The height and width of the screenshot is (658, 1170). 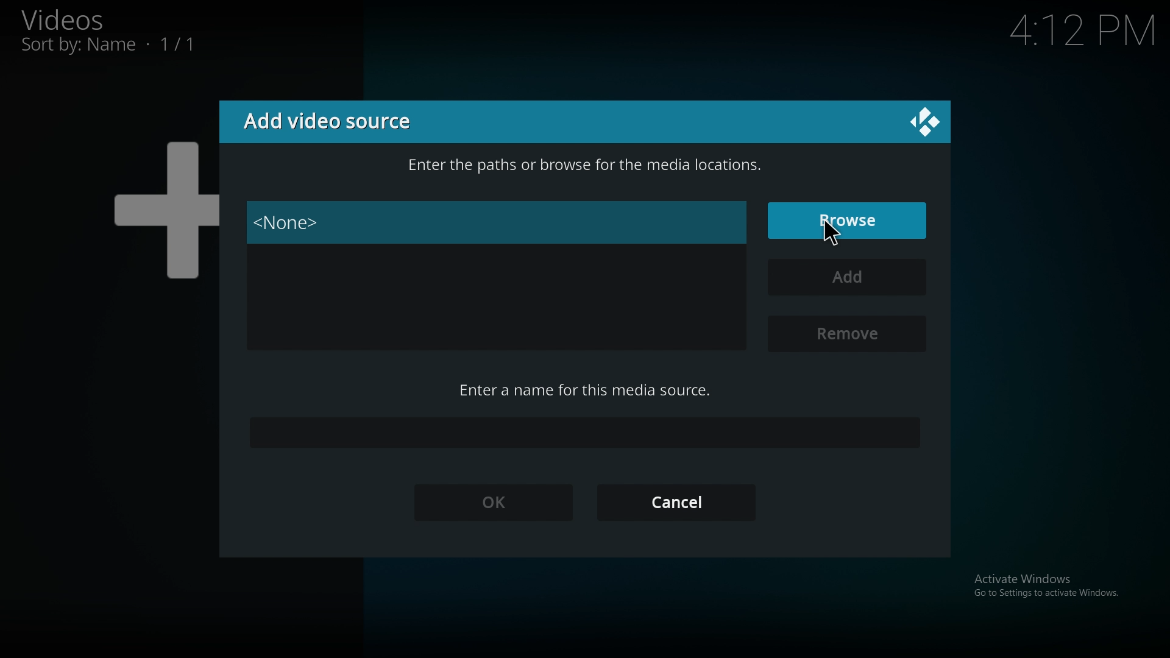 What do you see at coordinates (845, 336) in the screenshot?
I see `remove` at bounding box center [845, 336].